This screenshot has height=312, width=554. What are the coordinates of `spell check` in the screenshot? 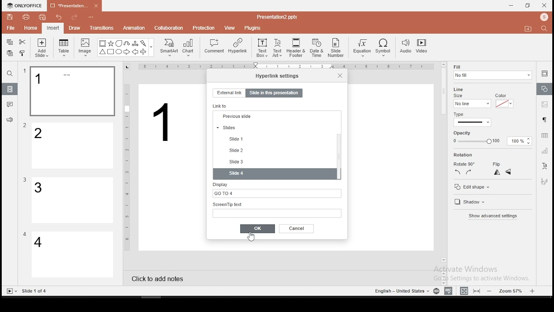 It's located at (448, 291).